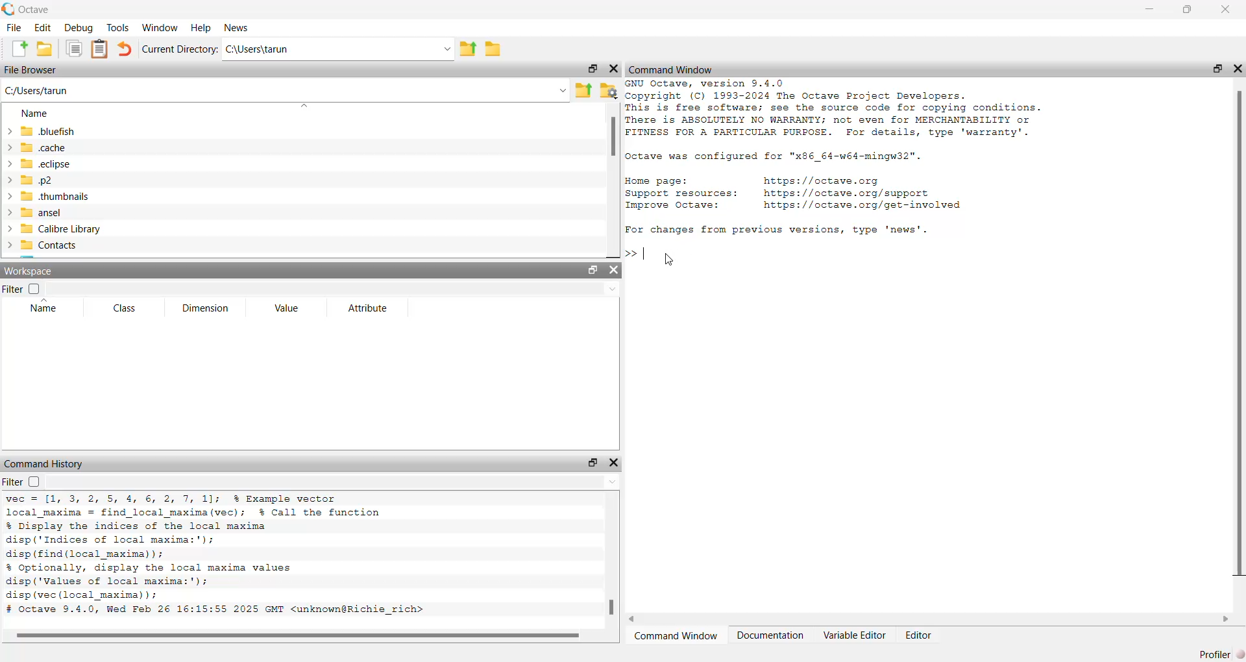 The height and width of the screenshot is (662, 1246). Describe the element at coordinates (493, 47) in the screenshot. I see `Browse Directions` at that location.